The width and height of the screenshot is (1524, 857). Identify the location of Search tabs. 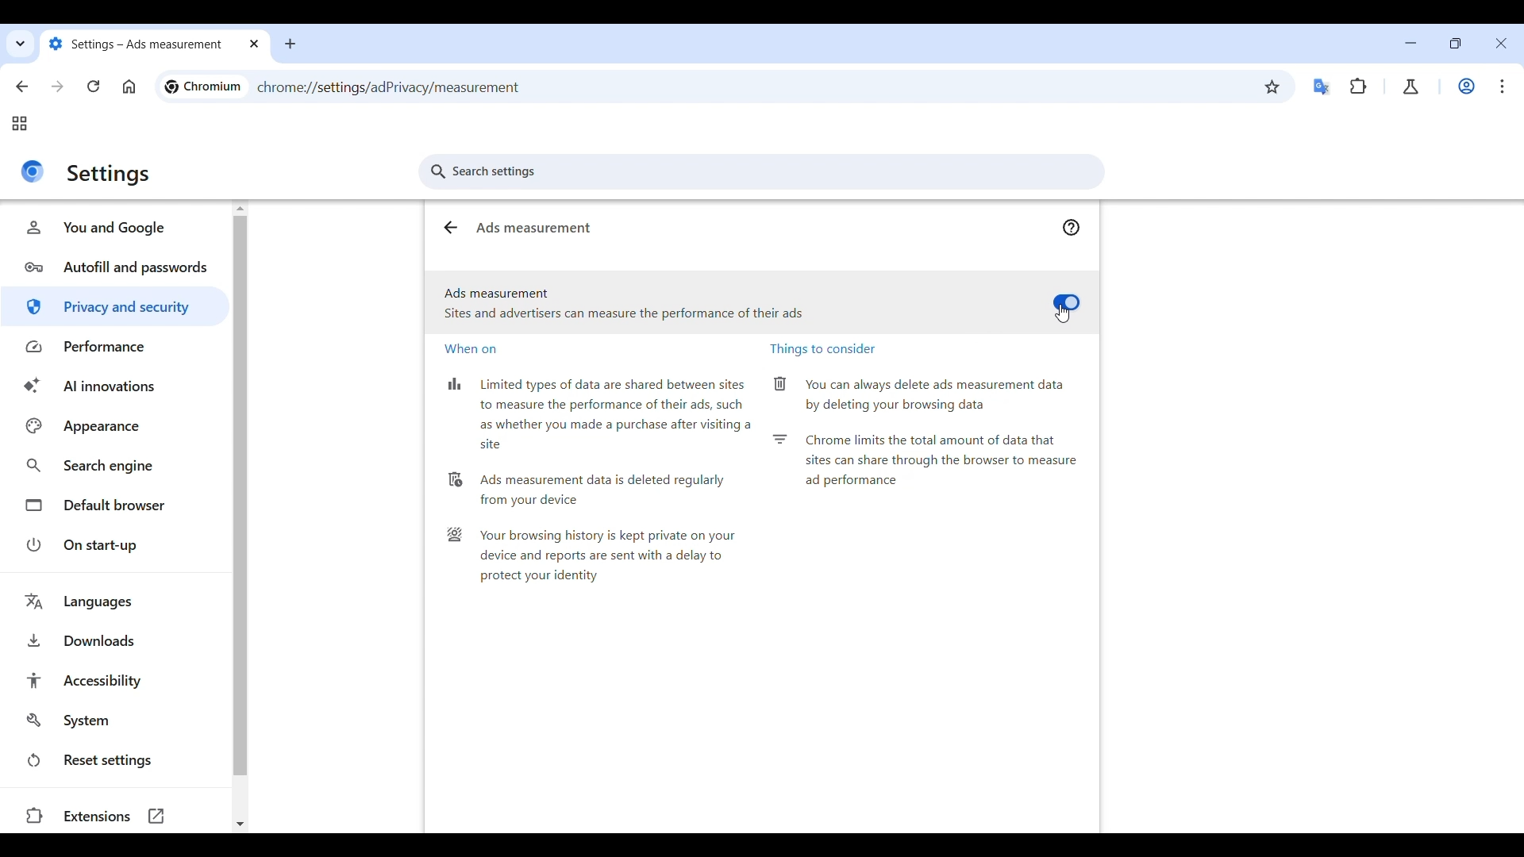
(21, 44).